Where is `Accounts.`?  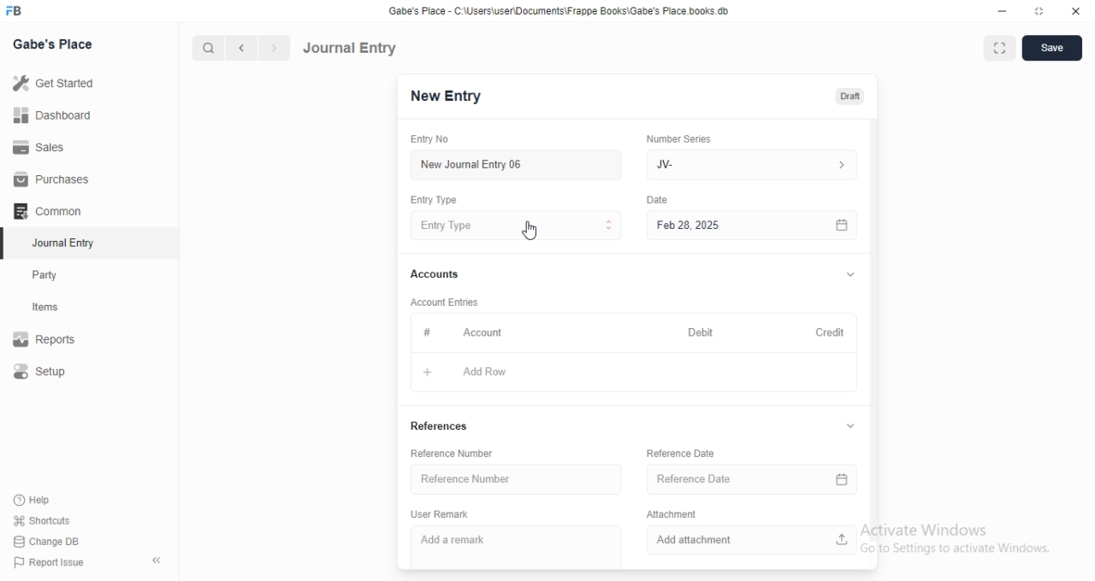
Accounts. is located at coordinates (443, 275).